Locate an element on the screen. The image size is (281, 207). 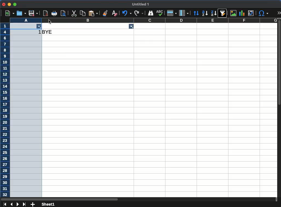
sort is located at coordinates (196, 14).